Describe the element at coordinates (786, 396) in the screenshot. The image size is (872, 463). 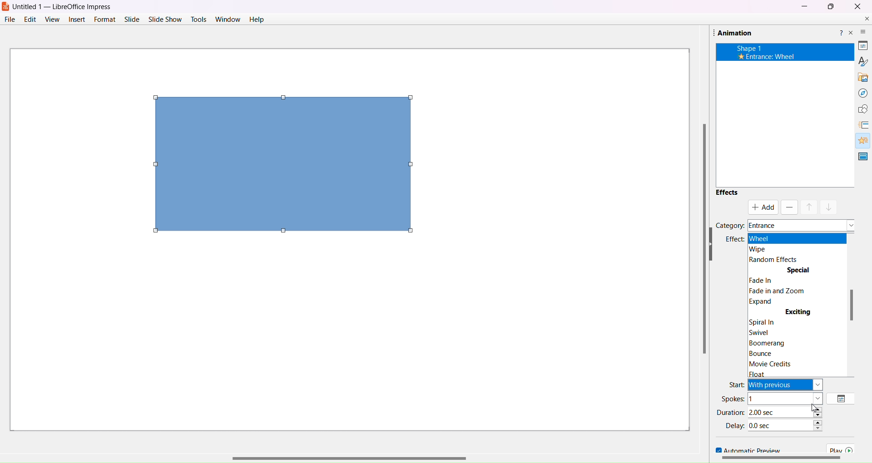
I see `On click` at that location.